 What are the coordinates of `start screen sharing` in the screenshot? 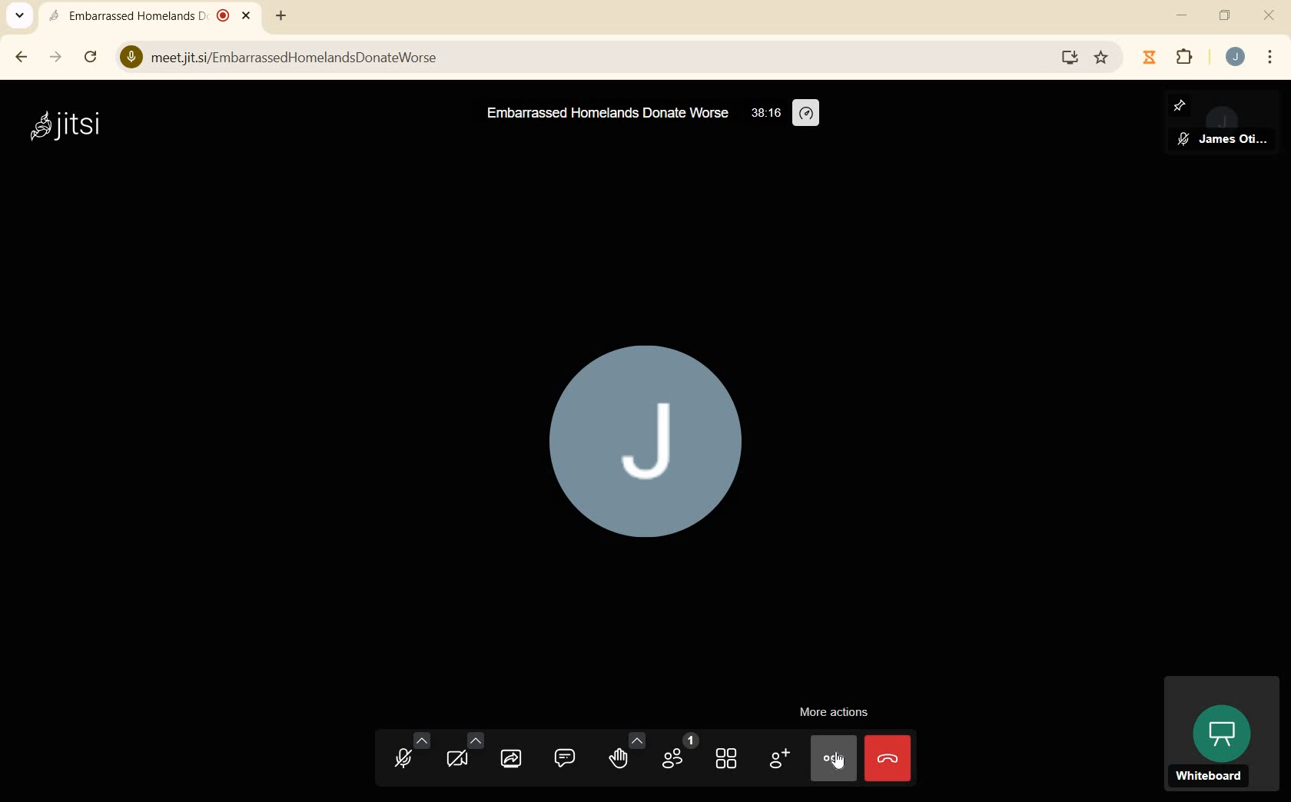 It's located at (513, 757).